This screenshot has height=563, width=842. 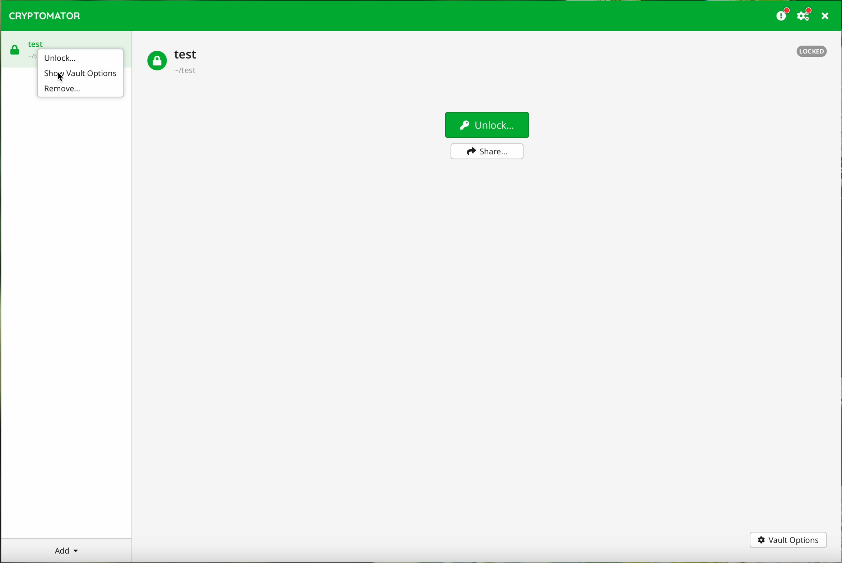 I want to click on remove, so click(x=65, y=89).